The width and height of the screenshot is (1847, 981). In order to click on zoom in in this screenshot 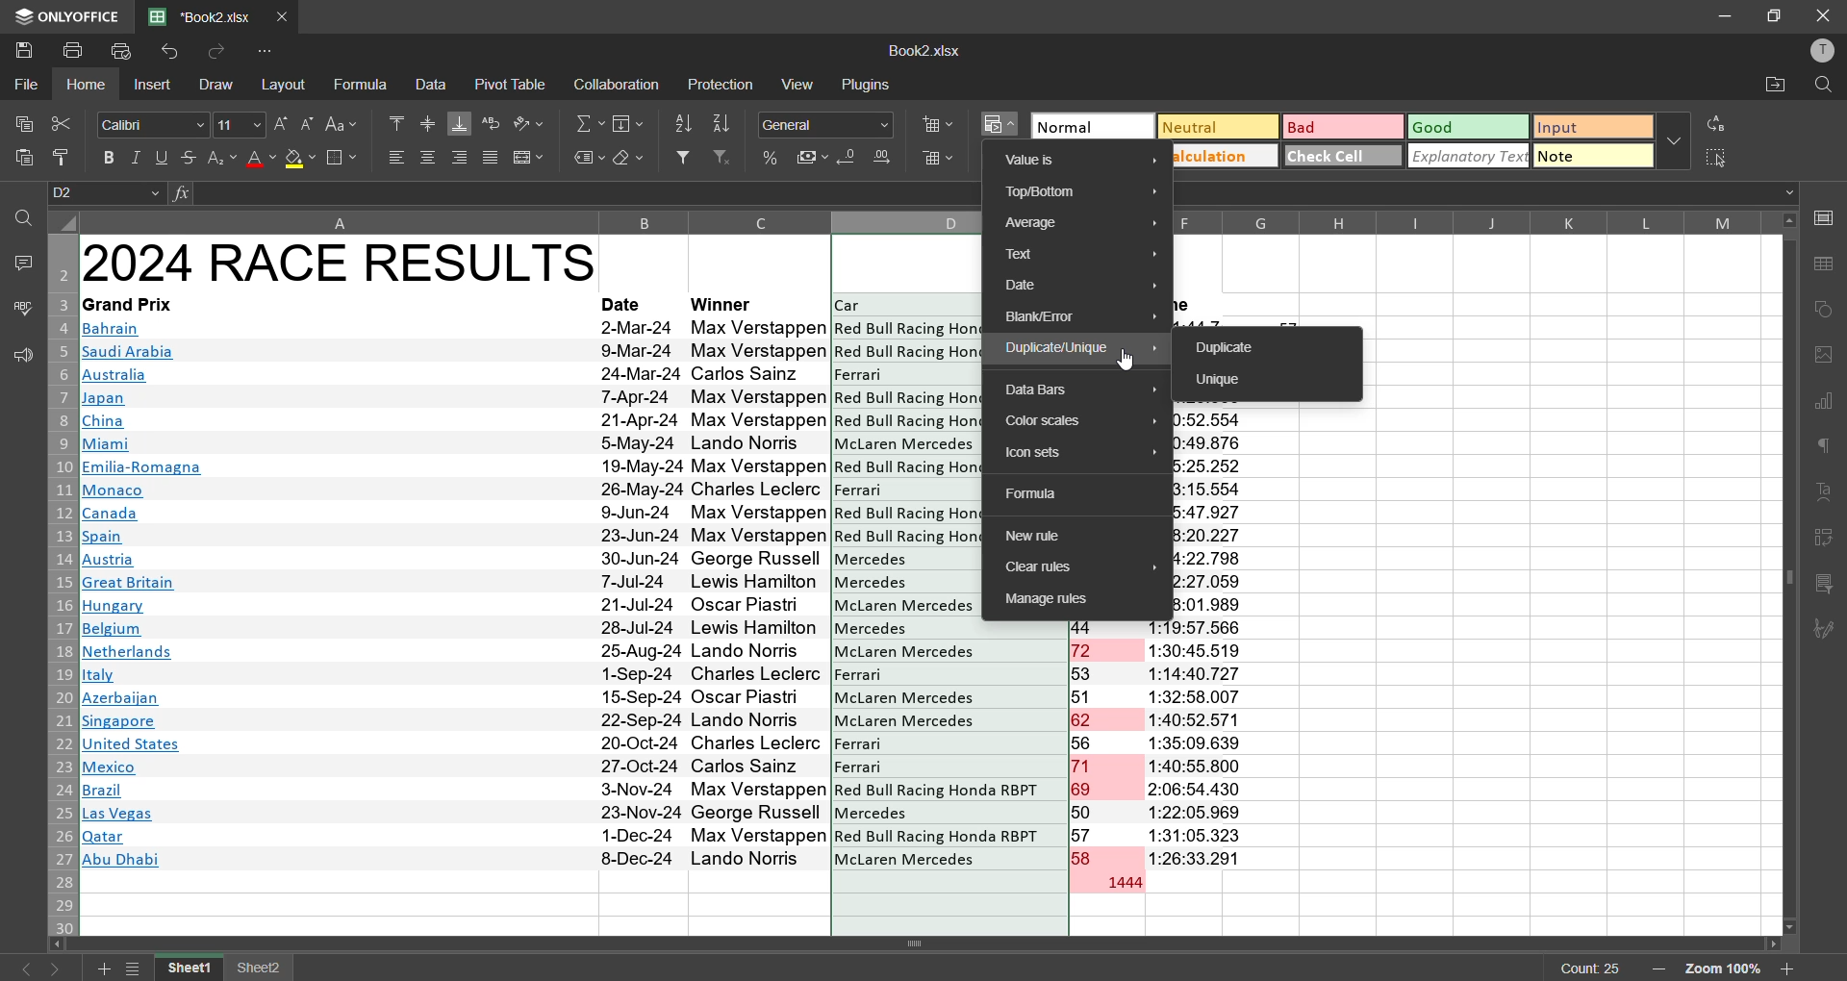, I will do `click(1657, 969)`.